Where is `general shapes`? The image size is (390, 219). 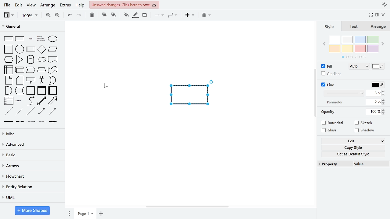 general shapes is located at coordinates (41, 80).